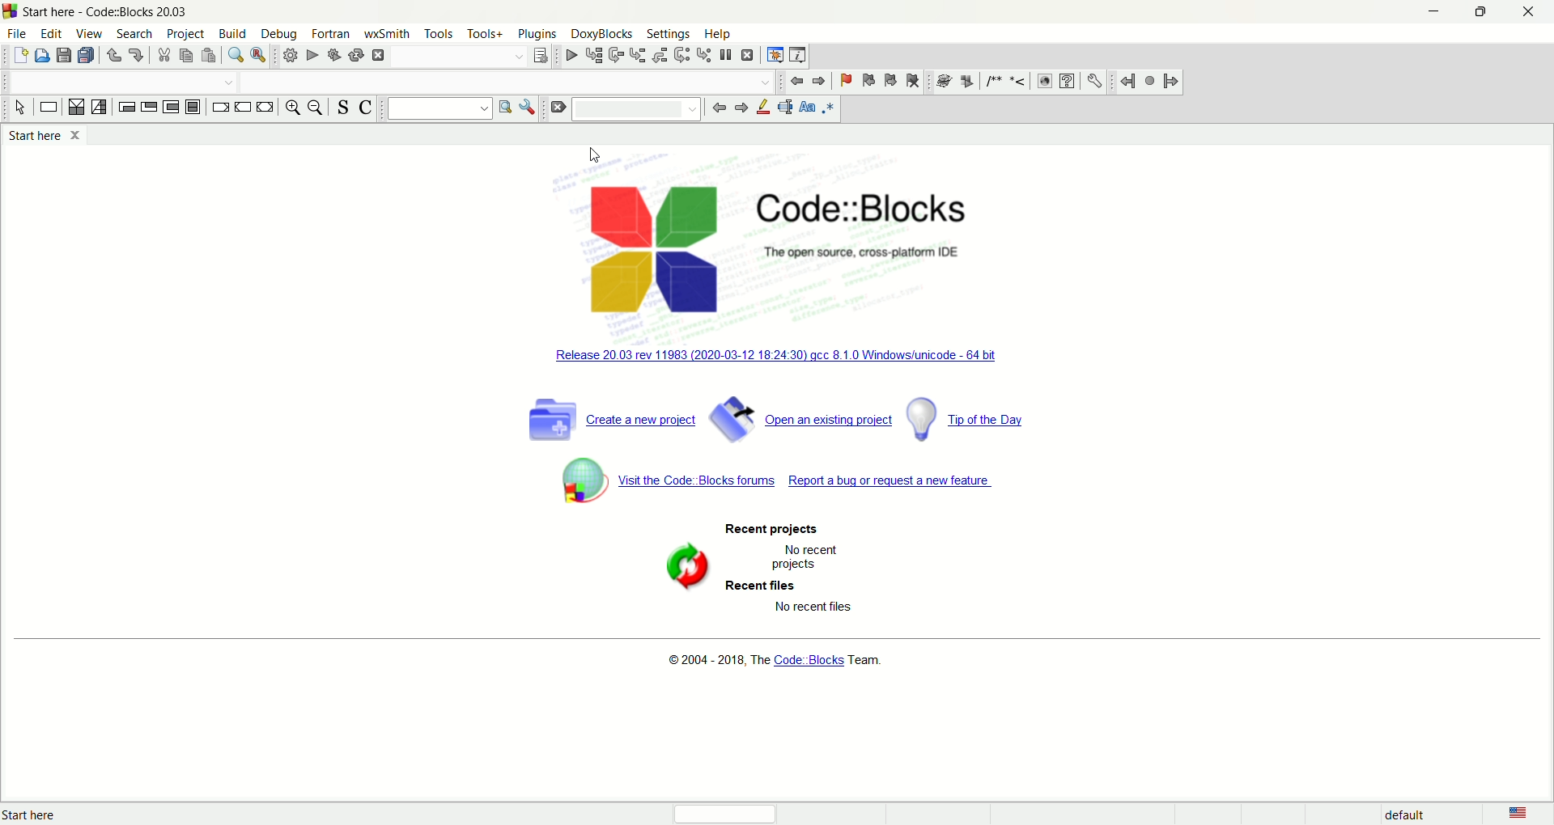 Image resolution: width=1554 pixels, height=825 pixels. I want to click on toggle bookmark, so click(846, 79).